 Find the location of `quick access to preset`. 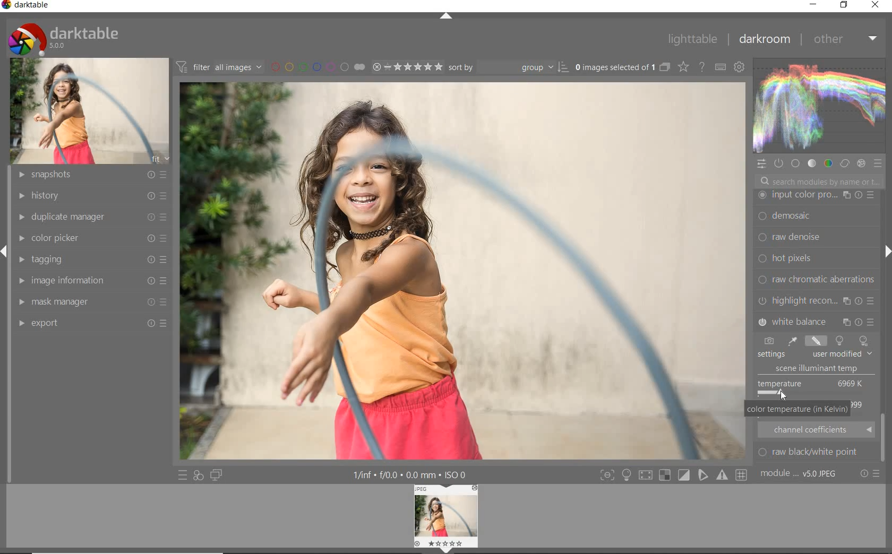

quick access to preset is located at coordinates (183, 474).